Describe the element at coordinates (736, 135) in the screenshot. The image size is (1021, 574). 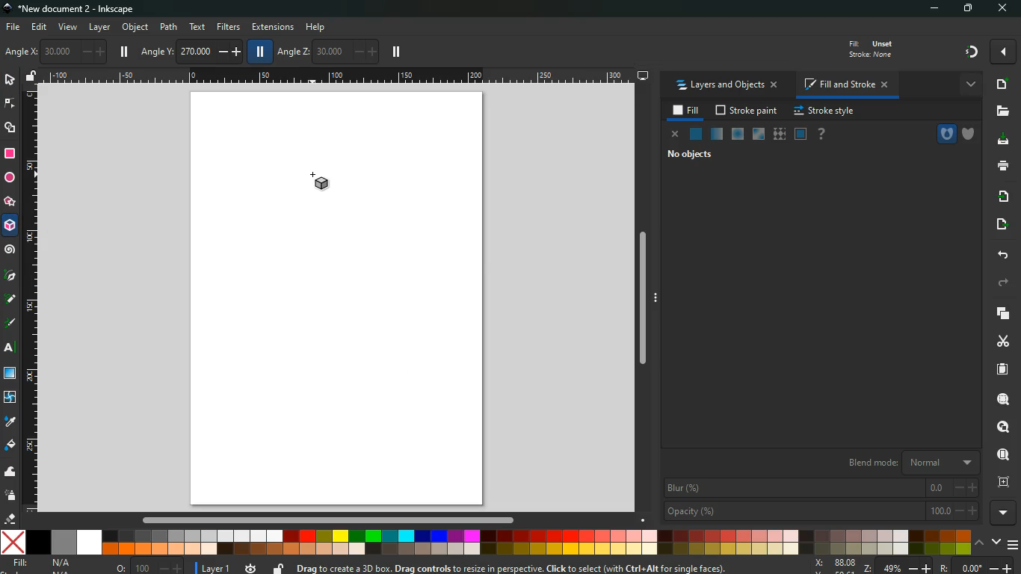
I see `ice` at that location.